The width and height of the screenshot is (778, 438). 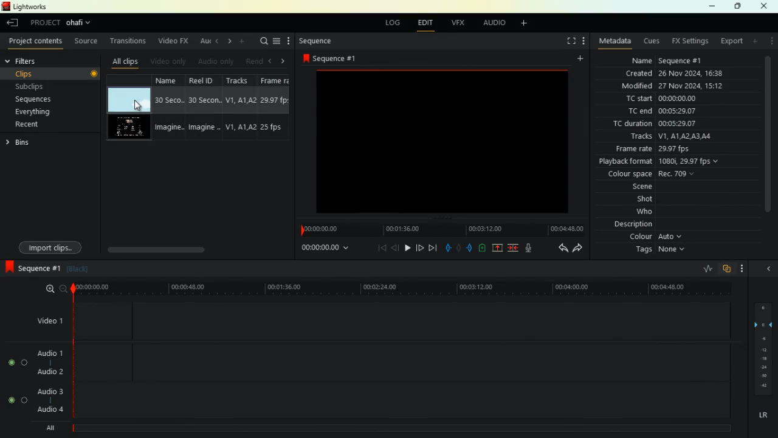 I want to click on overlap, so click(x=728, y=268).